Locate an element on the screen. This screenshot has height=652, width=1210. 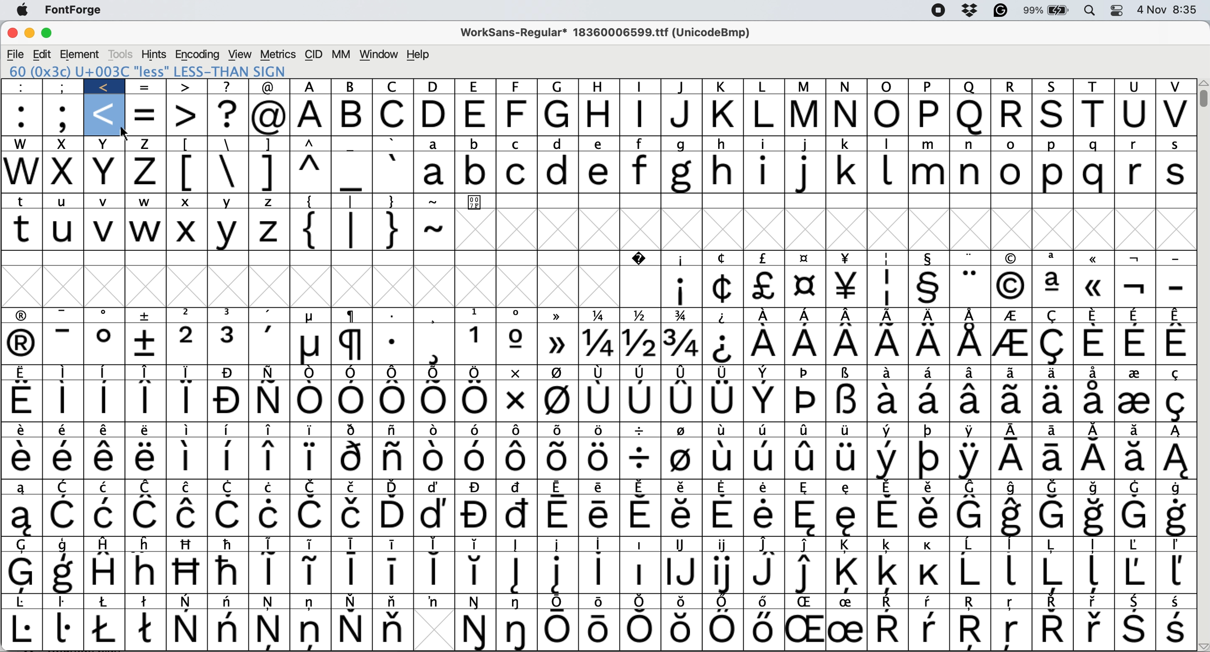
i is located at coordinates (640, 86).